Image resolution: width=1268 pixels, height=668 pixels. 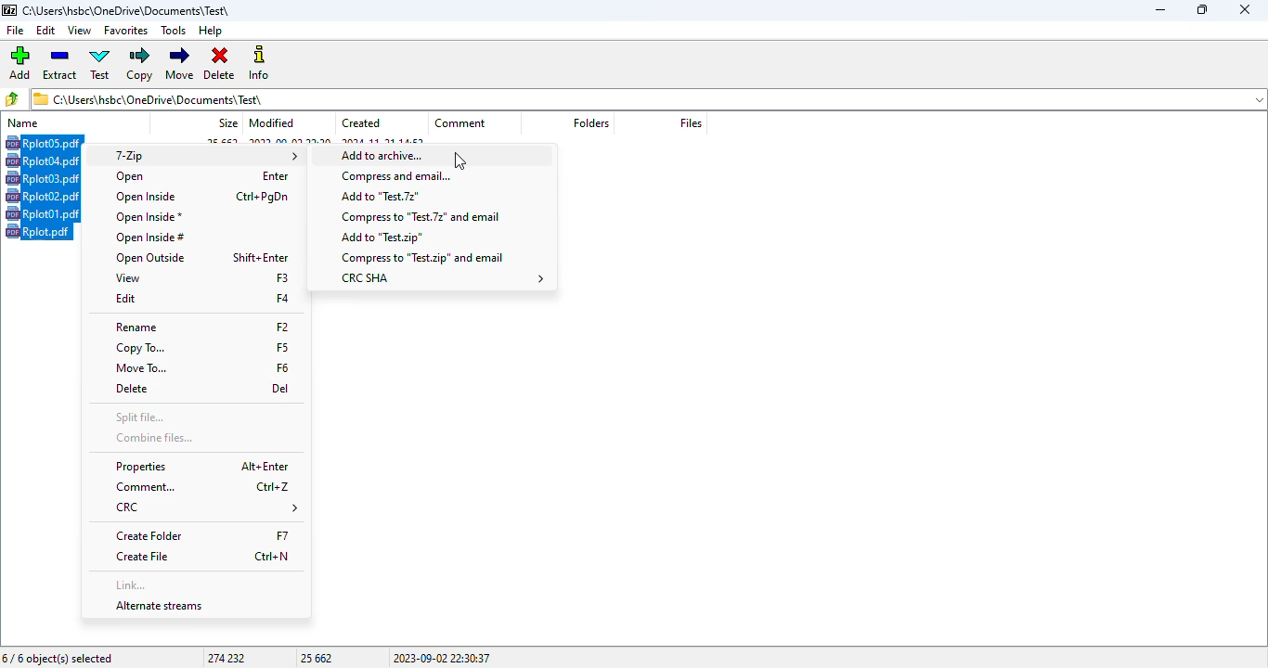 What do you see at coordinates (100, 64) in the screenshot?
I see `test` at bounding box center [100, 64].